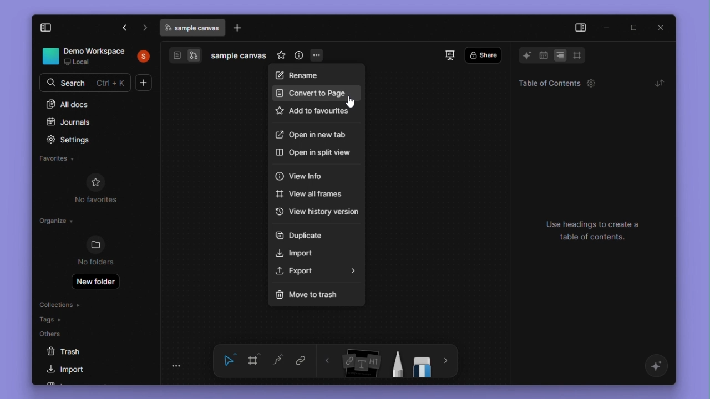 The image size is (710, 399). Describe the element at coordinates (607, 26) in the screenshot. I see `Minimise` at that location.